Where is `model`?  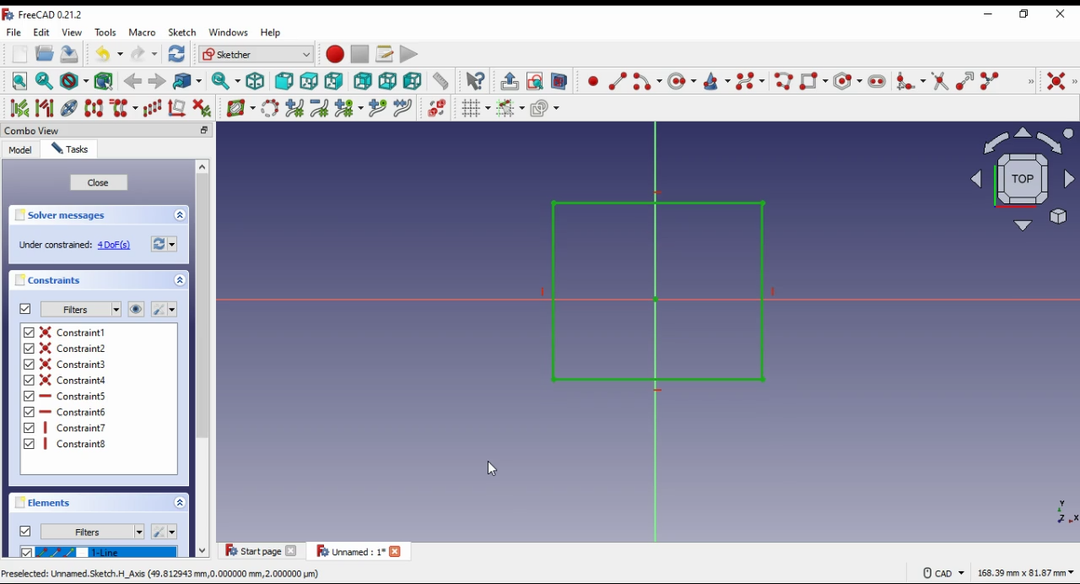
model is located at coordinates (20, 149).